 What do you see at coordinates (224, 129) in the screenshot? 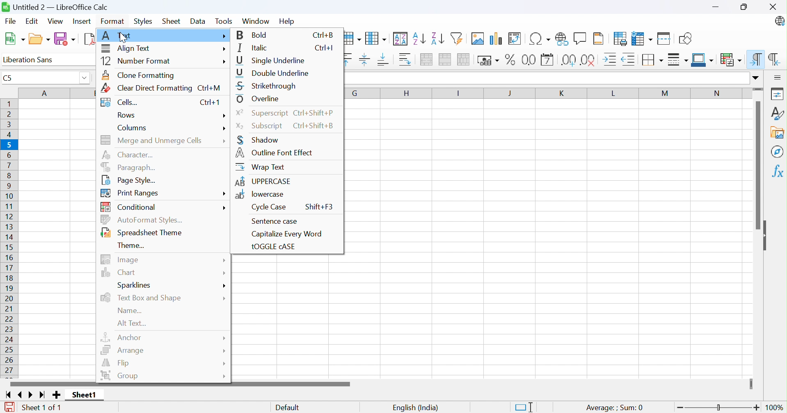
I see `More` at bounding box center [224, 129].